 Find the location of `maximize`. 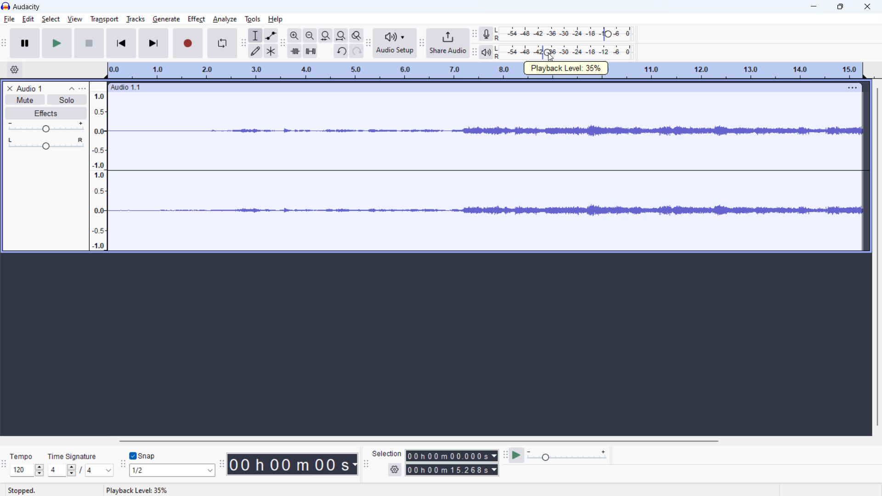

maximize is located at coordinates (840, 6).